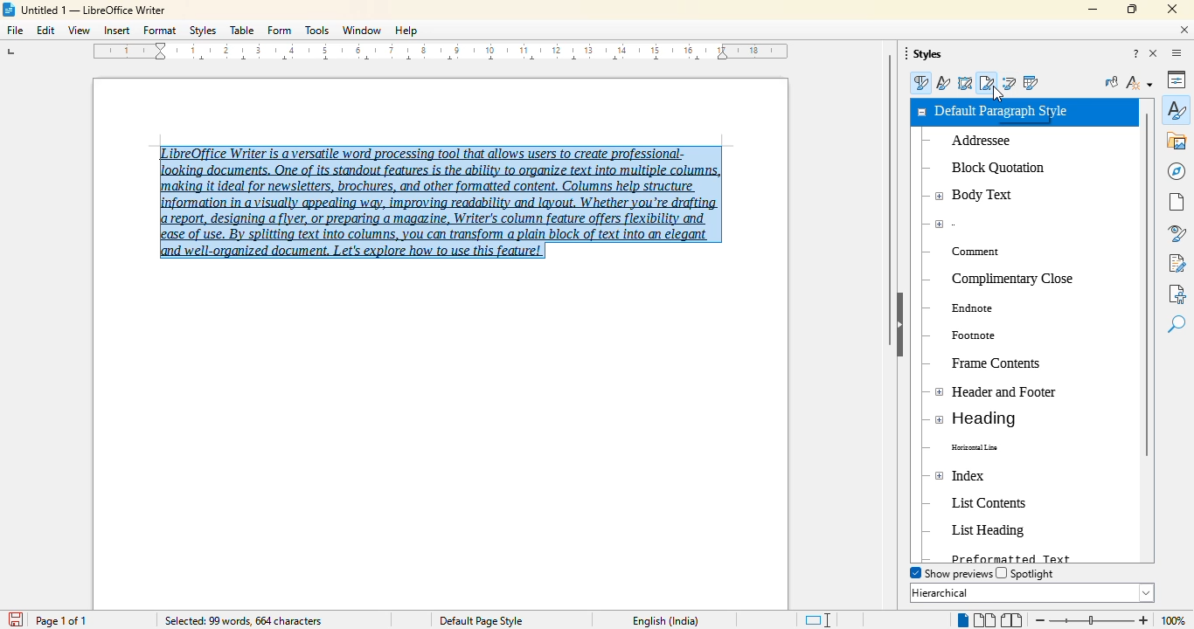 The height and width of the screenshot is (629, 1194). What do you see at coordinates (891, 199) in the screenshot?
I see `vertical scroll bar` at bounding box center [891, 199].